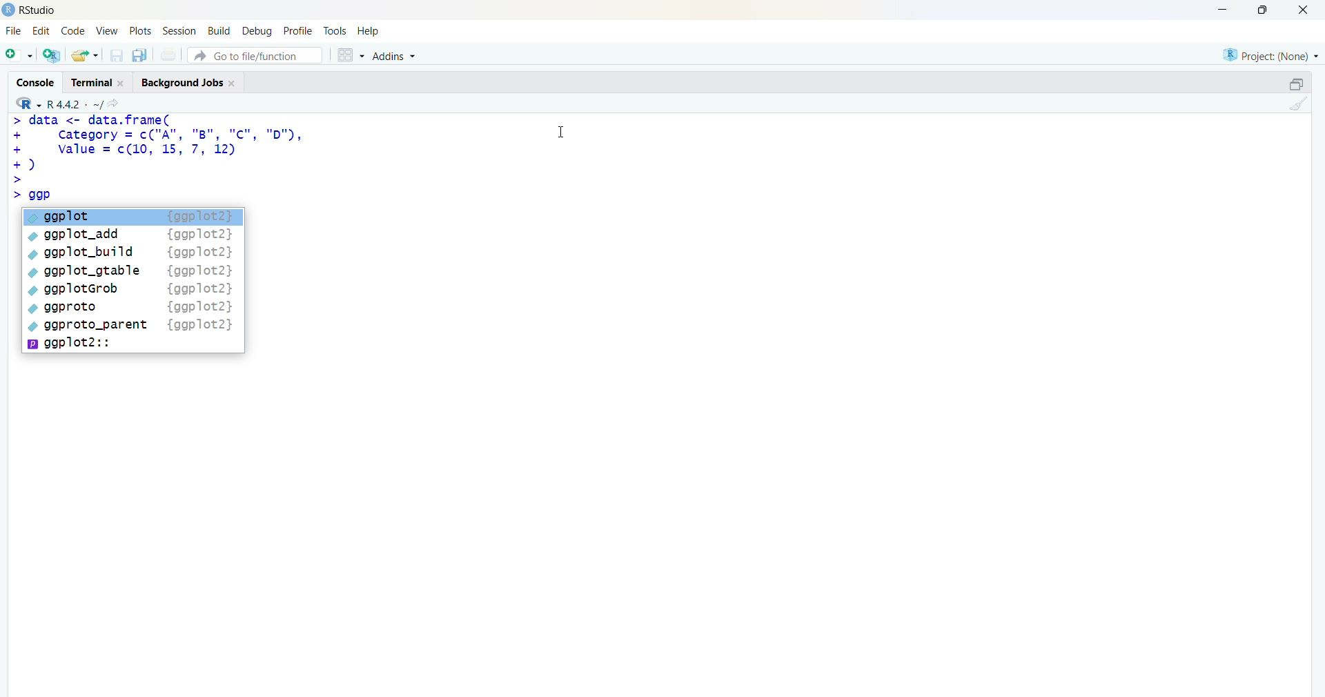 This screenshot has width=1325, height=697. Describe the element at coordinates (39, 81) in the screenshot. I see `Console` at that location.